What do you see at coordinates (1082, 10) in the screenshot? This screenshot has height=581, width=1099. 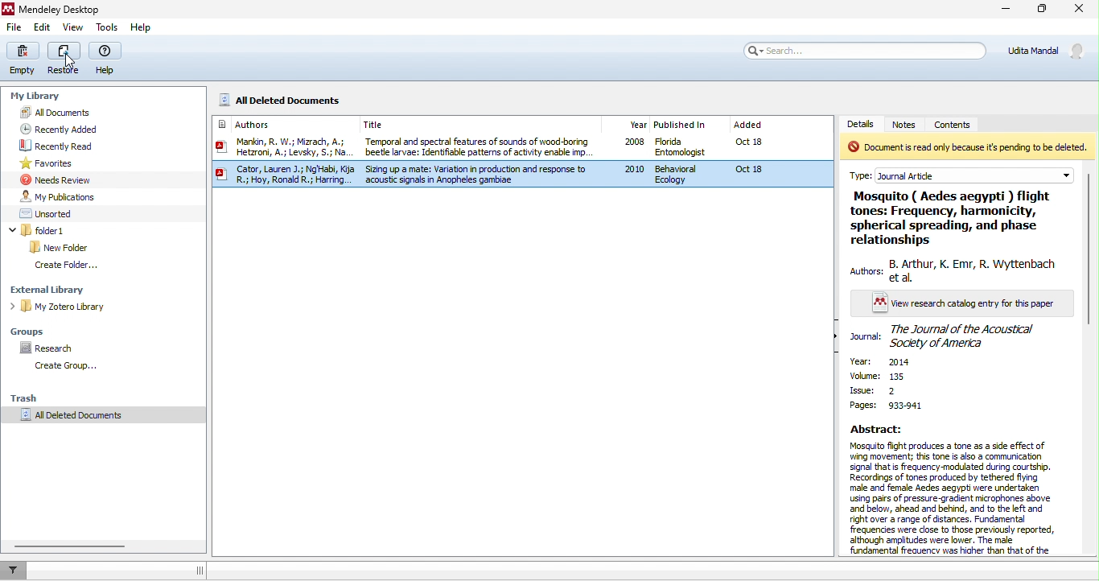 I see `close` at bounding box center [1082, 10].